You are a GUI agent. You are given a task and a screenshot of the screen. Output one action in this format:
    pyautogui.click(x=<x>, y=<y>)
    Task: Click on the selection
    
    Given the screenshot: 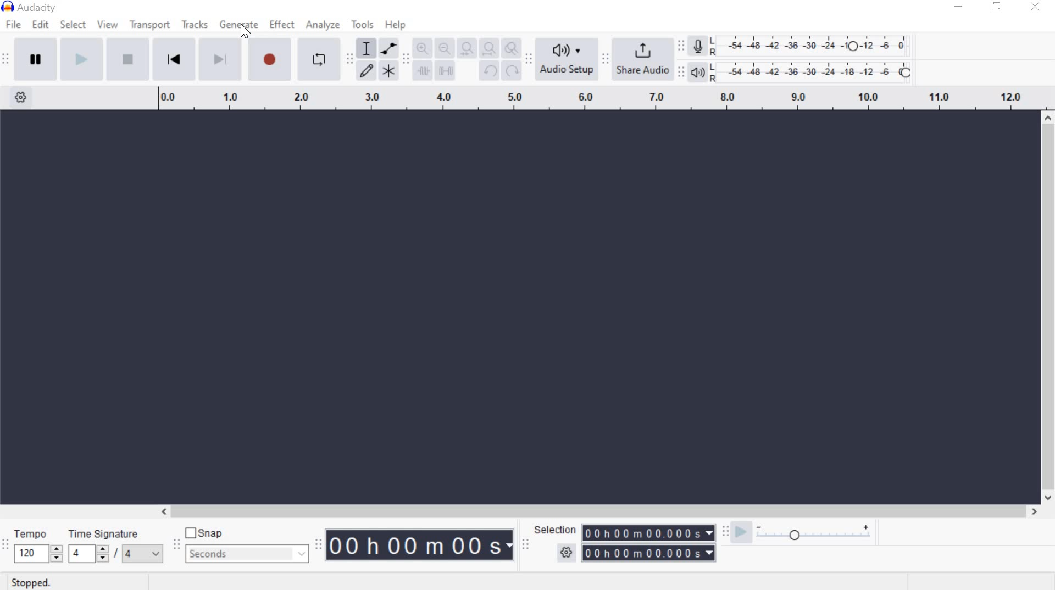 What is the action you would take?
    pyautogui.click(x=554, y=530)
    